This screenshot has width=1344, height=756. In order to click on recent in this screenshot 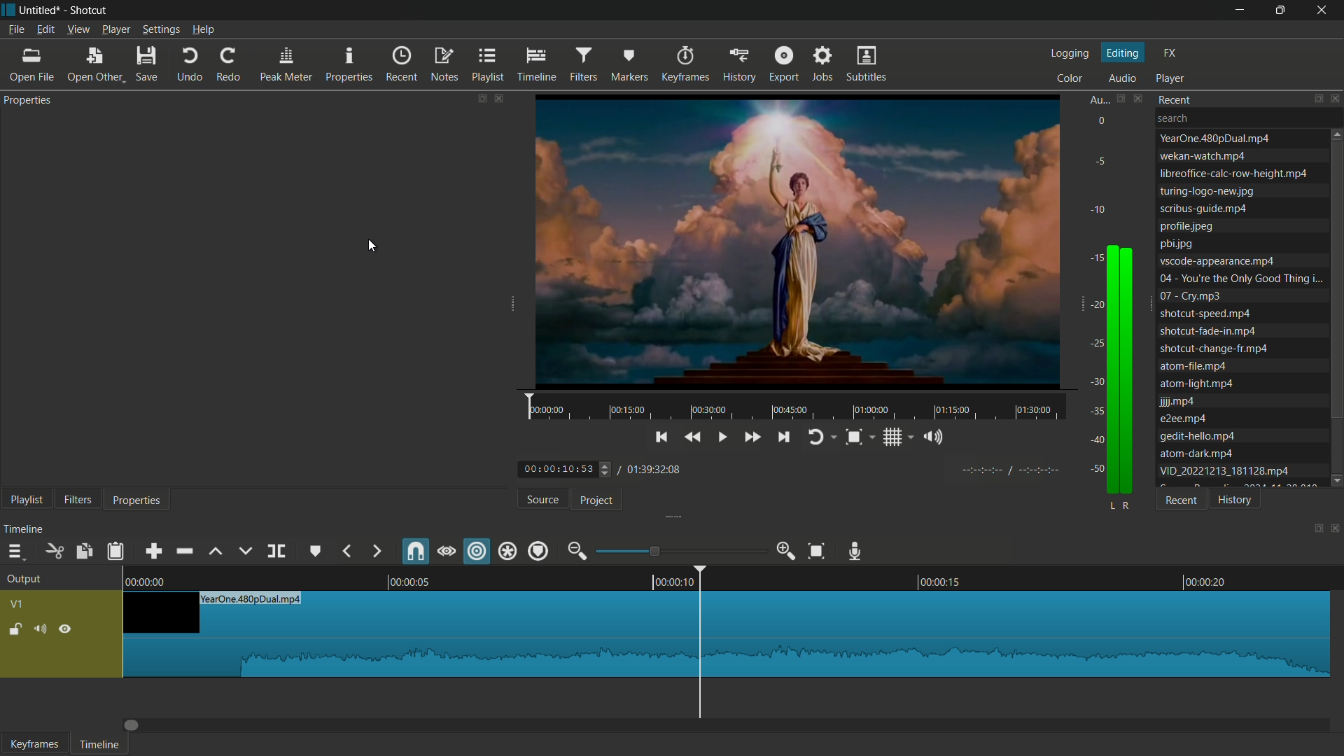, I will do `click(1182, 499)`.